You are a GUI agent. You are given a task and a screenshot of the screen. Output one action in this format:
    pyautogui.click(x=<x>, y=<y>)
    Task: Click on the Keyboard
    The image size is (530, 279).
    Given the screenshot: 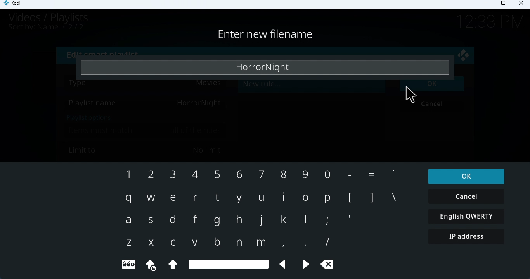 What is the action you would take?
    pyautogui.click(x=262, y=219)
    